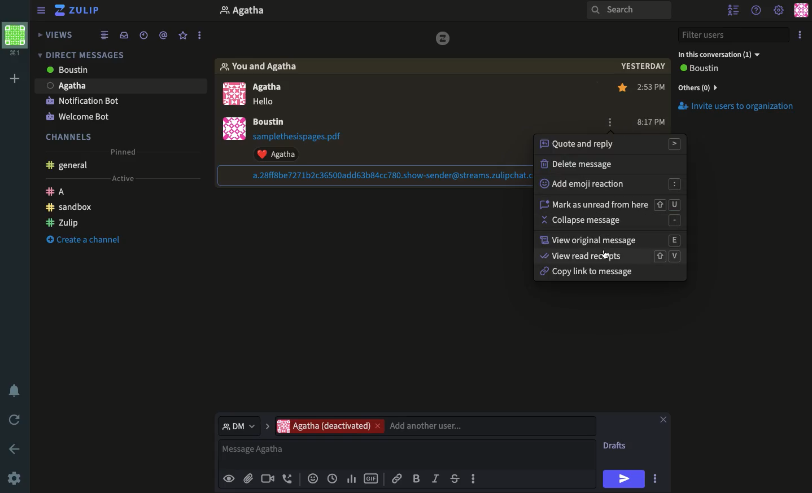 The image size is (812, 493). I want to click on Click options, so click(609, 123).